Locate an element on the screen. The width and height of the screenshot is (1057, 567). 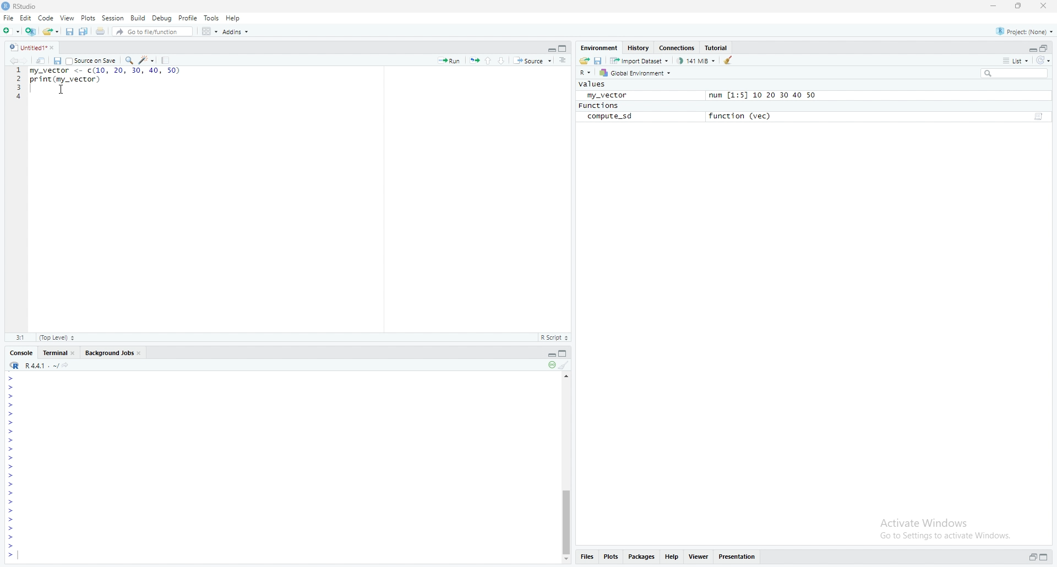
Code is located at coordinates (47, 18).